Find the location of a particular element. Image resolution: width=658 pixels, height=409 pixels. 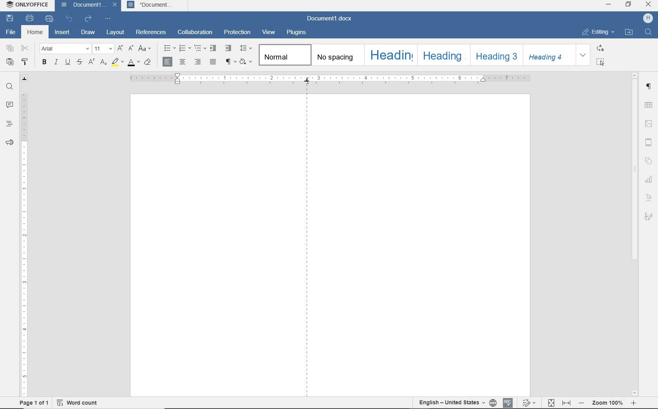

FIND is located at coordinates (10, 87).